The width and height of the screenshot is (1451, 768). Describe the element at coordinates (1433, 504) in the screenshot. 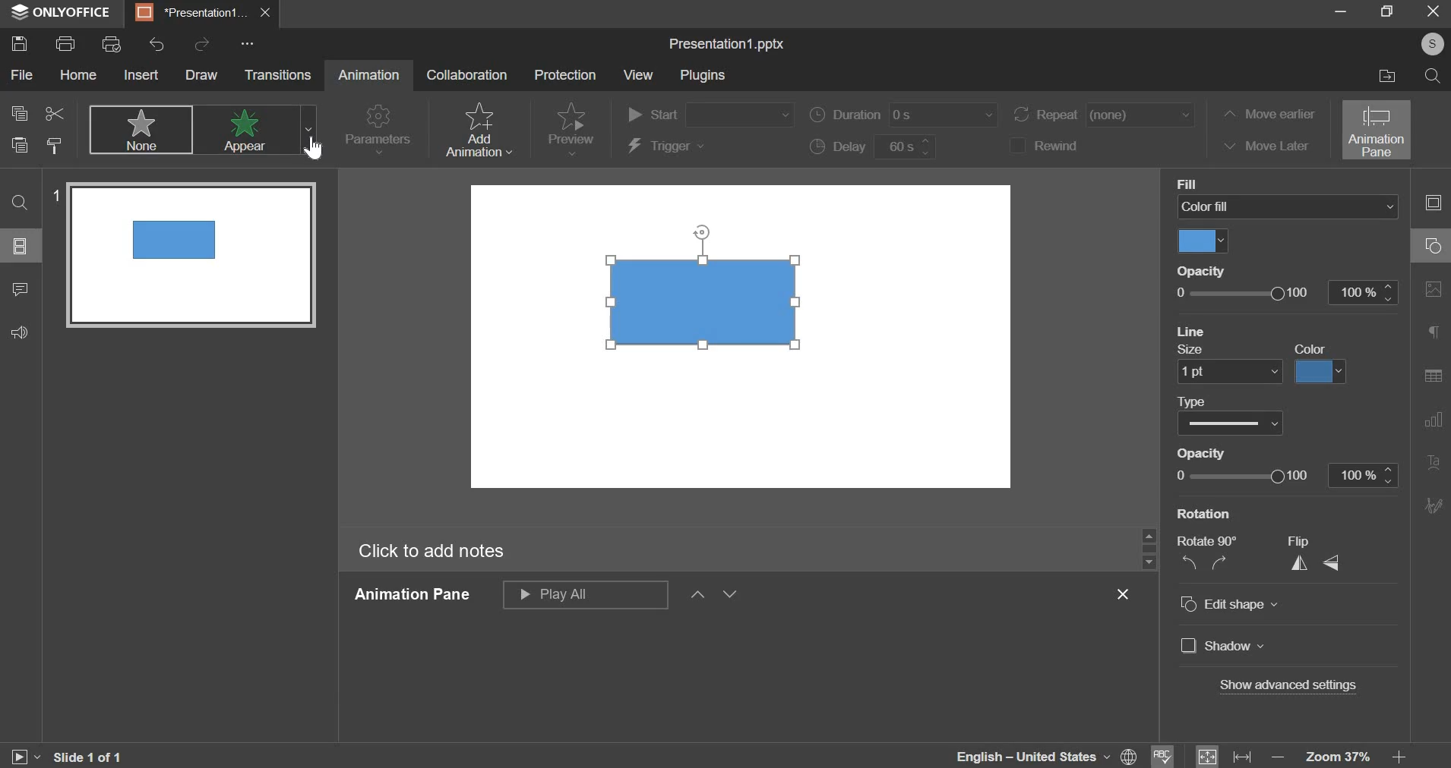

I see `More Options` at that location.